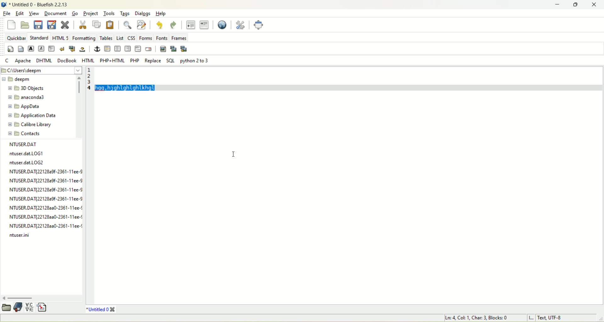 Image resolution: width=604 pixels, height=322 pixels. Describe the element at coordinates (148, 49) in the screenshot. I see `email` at that location.